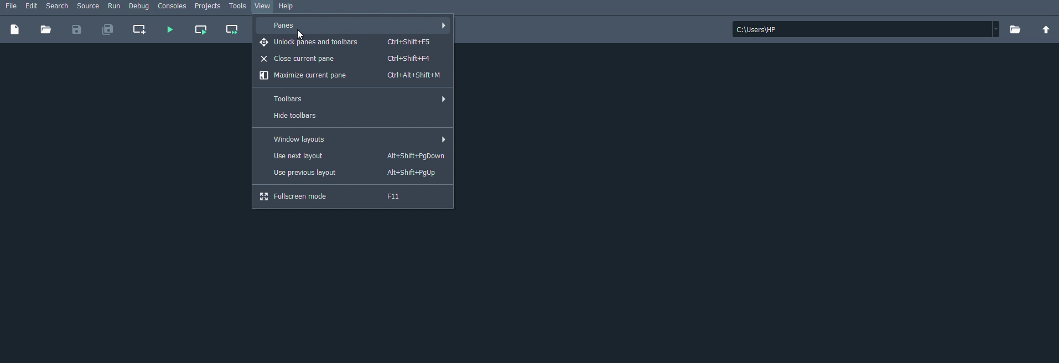 Image resolution: width=1059 pixels, height=363 pixels. Describe the element at coordinates (237, 7) in the screenshot. I see `Tools` at that location.